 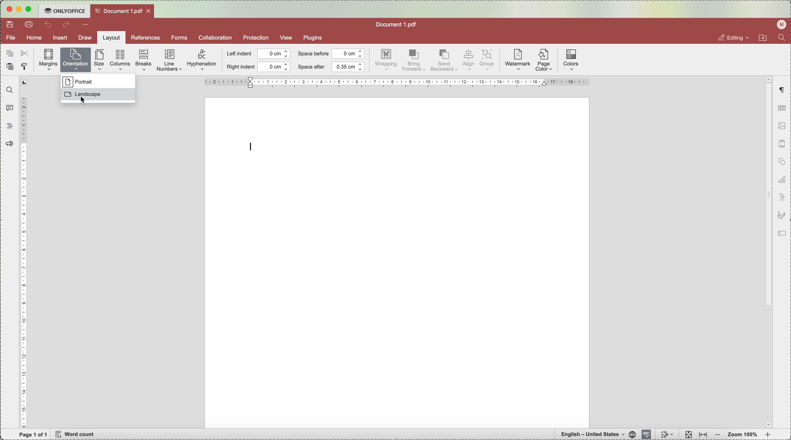 What do you see at coordinates (76, 435) in the screenshot?
I see `word count` at bounding box center [76, 435].